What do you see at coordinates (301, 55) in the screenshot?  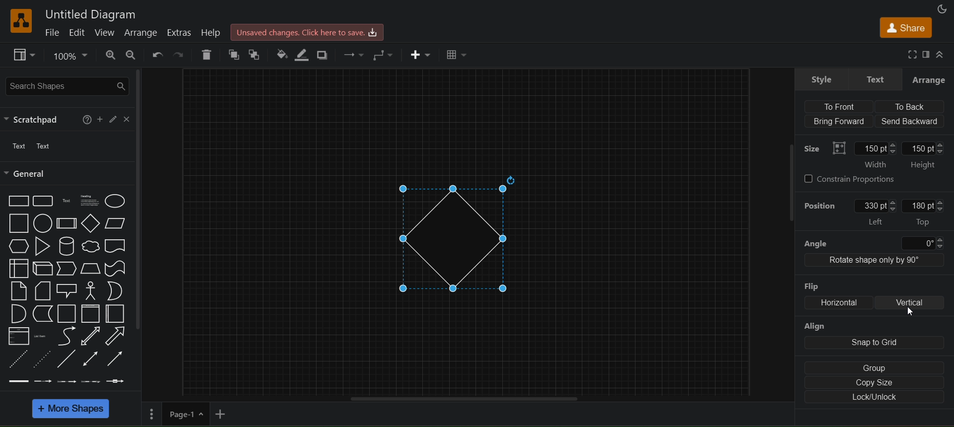 I see `line color` at bounding box center [301, 55].